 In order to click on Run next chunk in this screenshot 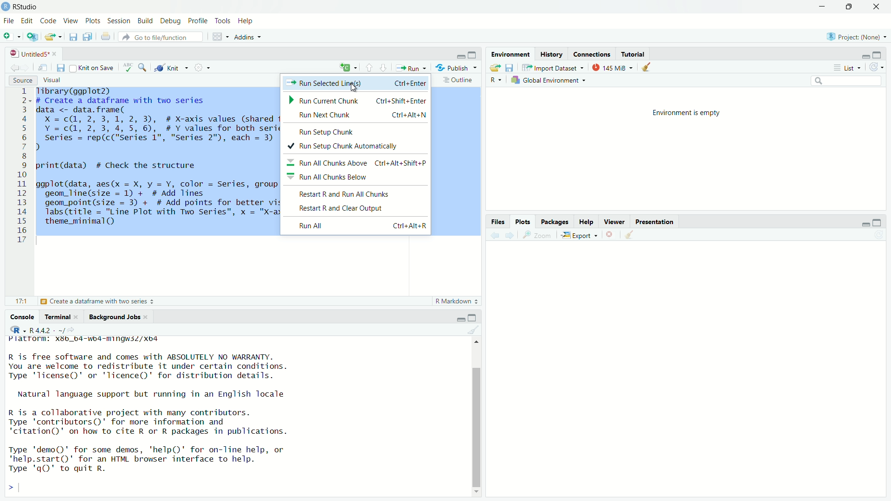, I will do `click(357, 116)`.